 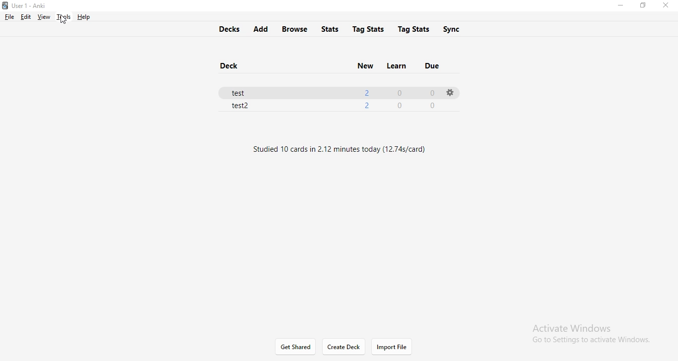 I want to click on Anki, so click(x=29, y=6).